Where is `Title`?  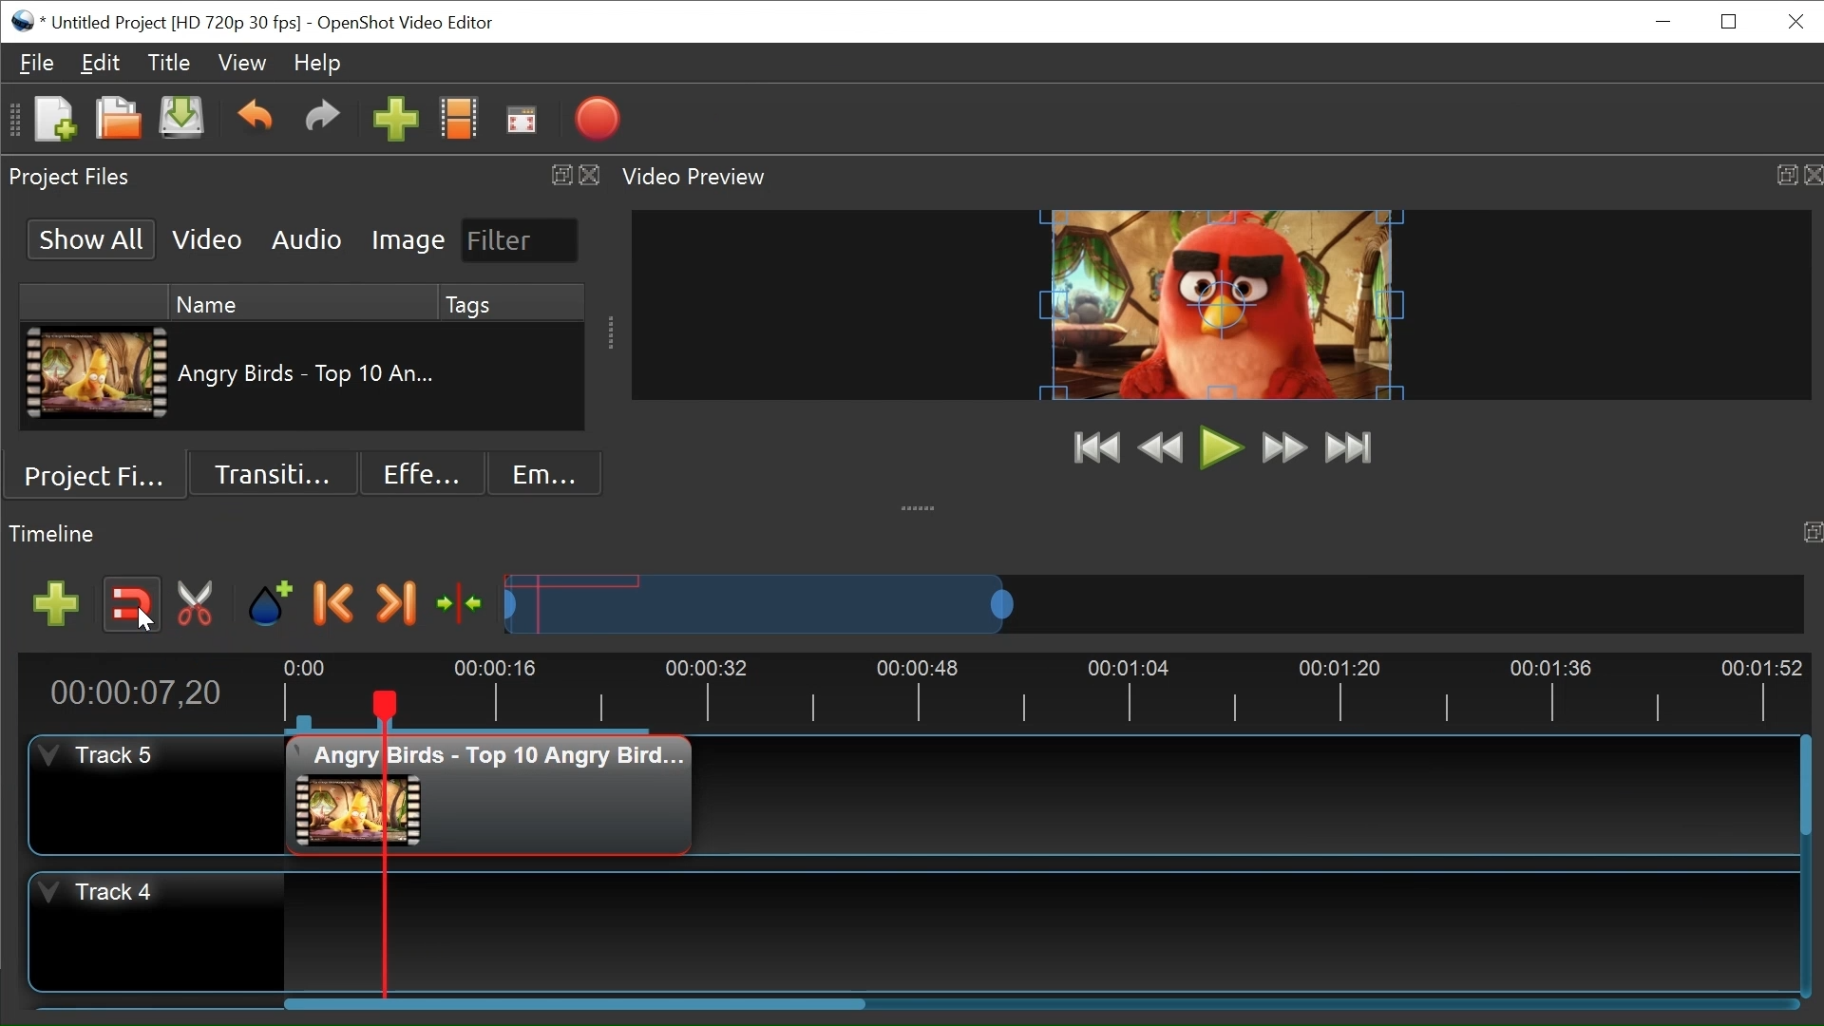
Title is located at coordinates (166, 62).